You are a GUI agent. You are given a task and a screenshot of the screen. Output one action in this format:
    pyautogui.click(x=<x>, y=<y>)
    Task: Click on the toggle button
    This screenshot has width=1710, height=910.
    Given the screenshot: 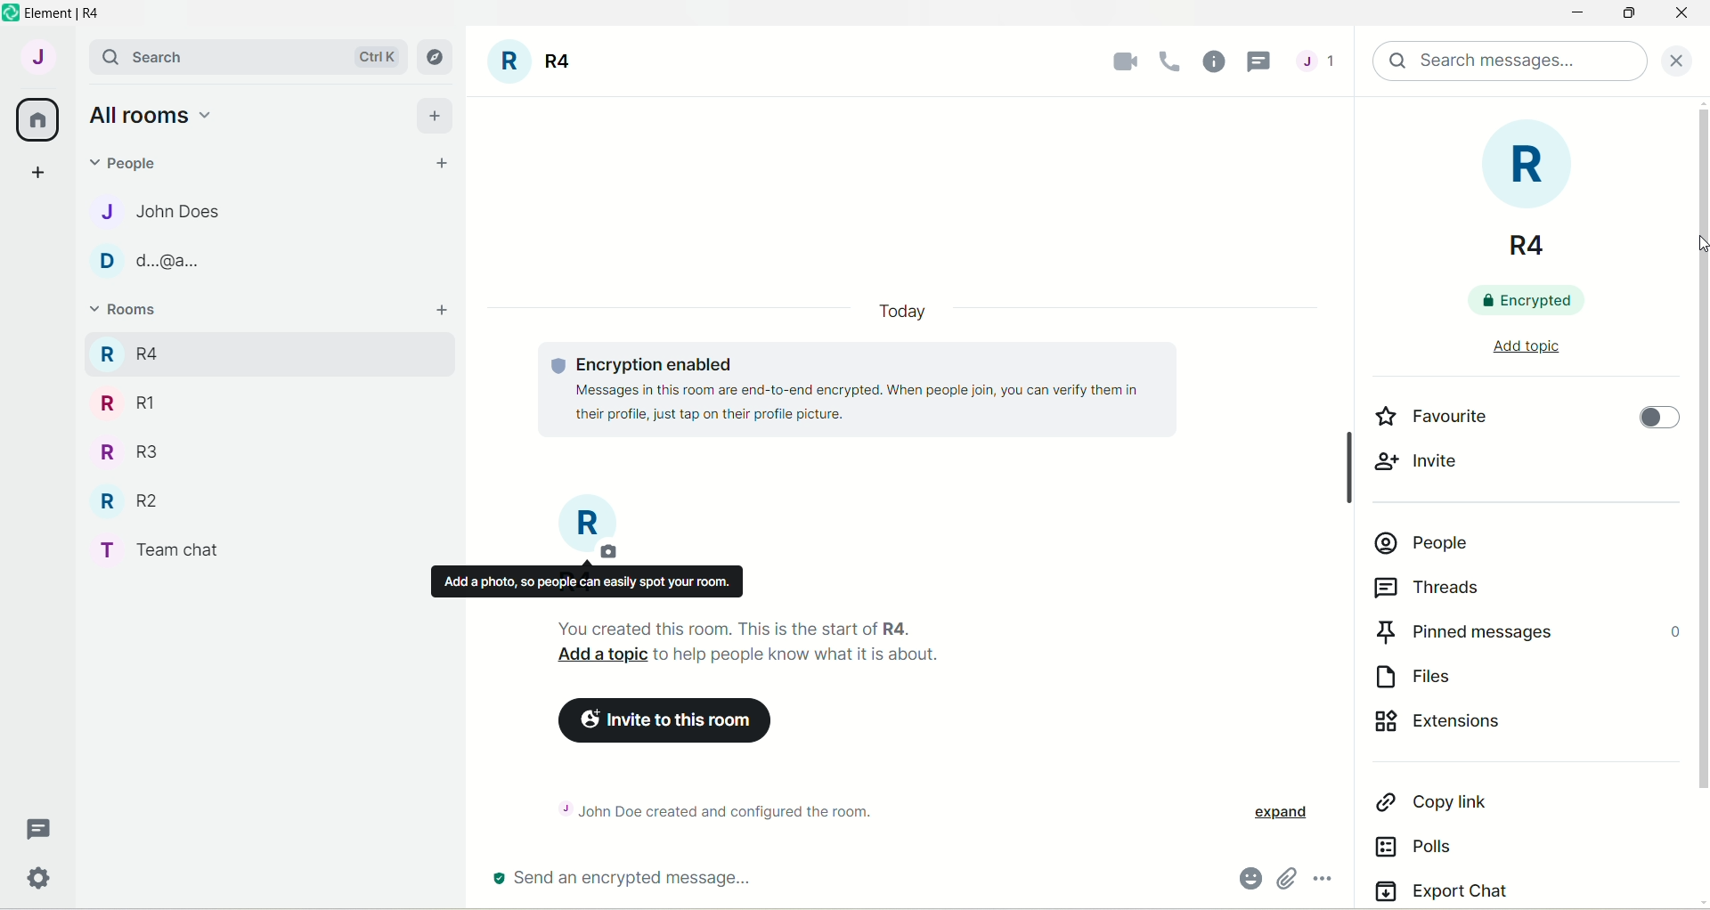 What is the action you would take?
    pyautogui.click(x=1659, y=420)
    